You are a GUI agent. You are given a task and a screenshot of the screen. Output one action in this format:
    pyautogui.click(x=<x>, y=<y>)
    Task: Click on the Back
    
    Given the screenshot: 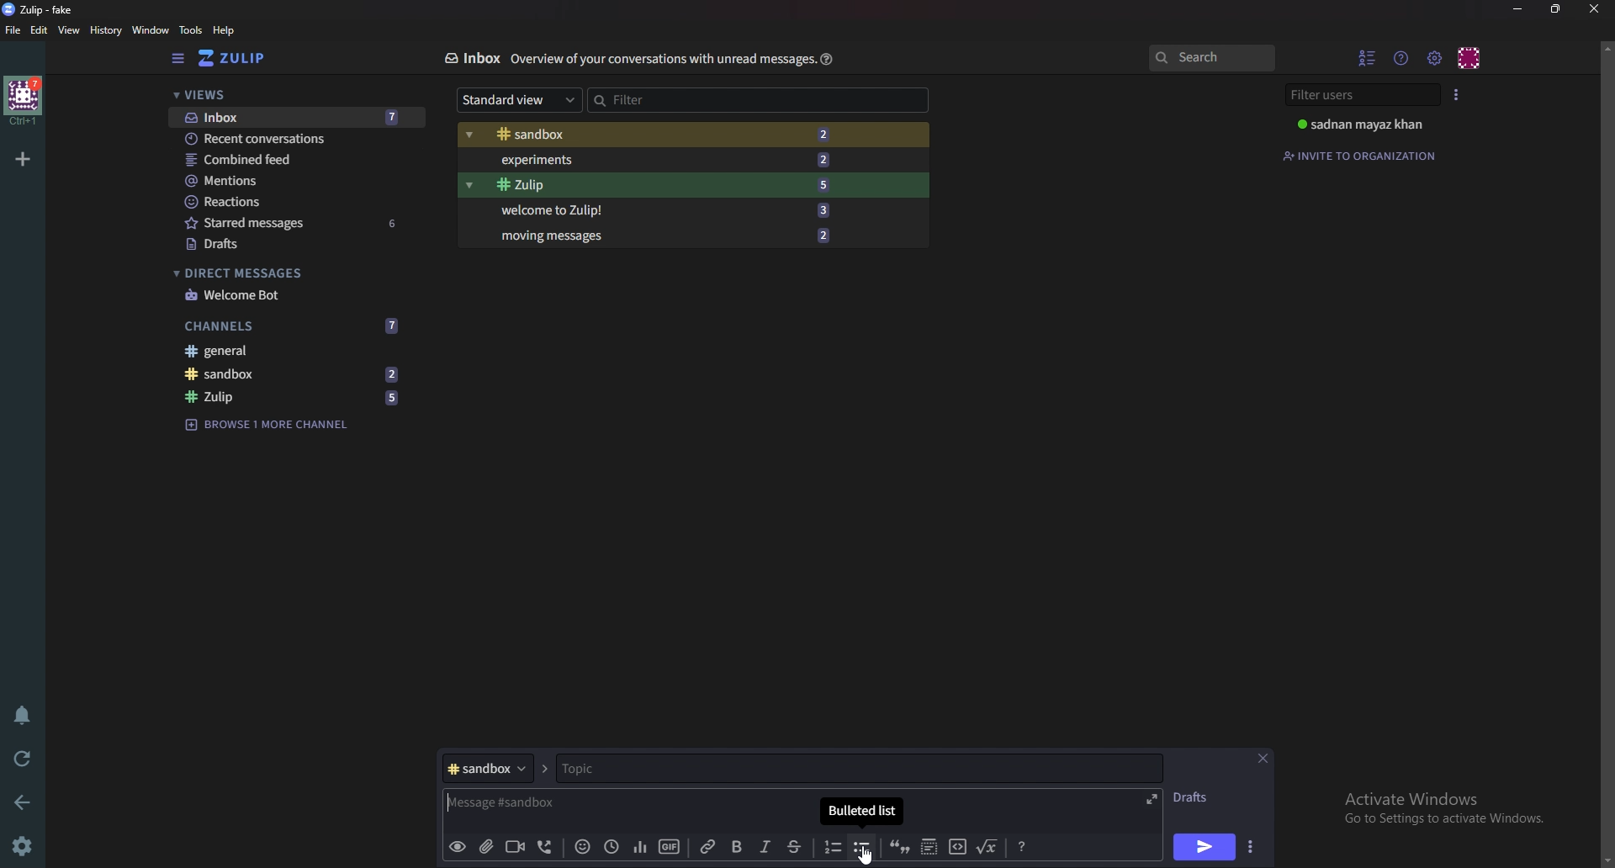 What is the action you would take?
    pyautogui.click(x=26, y=801)
    